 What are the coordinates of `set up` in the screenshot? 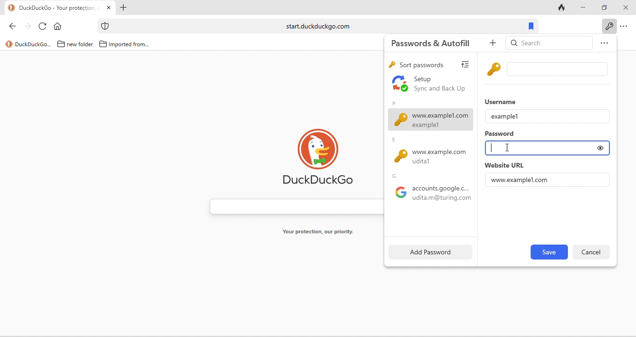 It's located at (430, 84).